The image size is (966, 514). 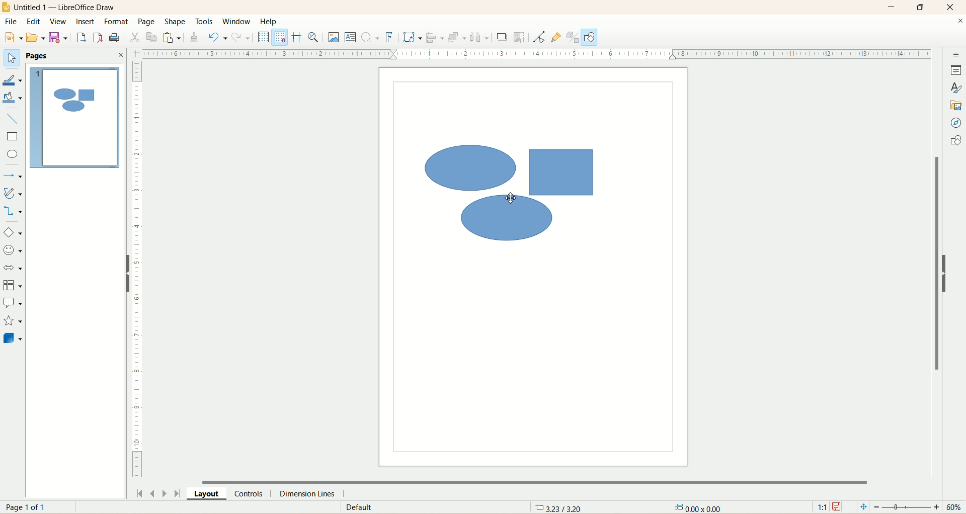 What do you see at coordinates (264, 37) in the screenshot?
I see `display grid` at bounding box center [264, 37].